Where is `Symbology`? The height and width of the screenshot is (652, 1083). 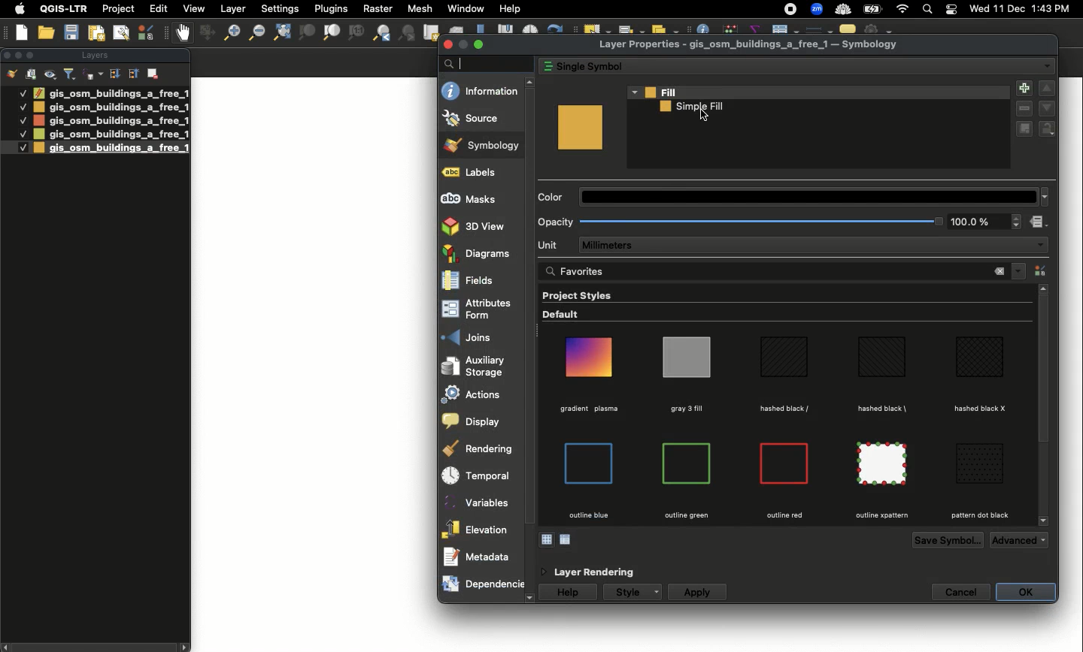
Symbology is located at coordinates (483, 145).